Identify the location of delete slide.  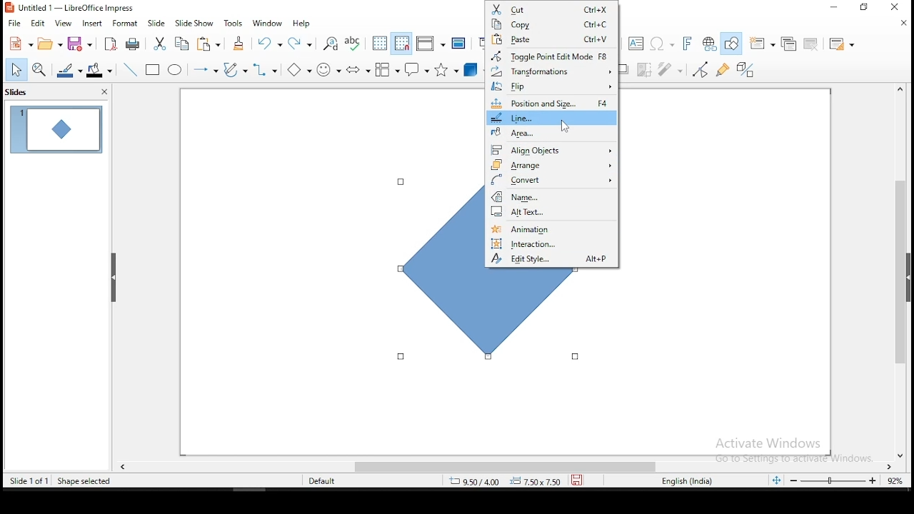
(812, 45).